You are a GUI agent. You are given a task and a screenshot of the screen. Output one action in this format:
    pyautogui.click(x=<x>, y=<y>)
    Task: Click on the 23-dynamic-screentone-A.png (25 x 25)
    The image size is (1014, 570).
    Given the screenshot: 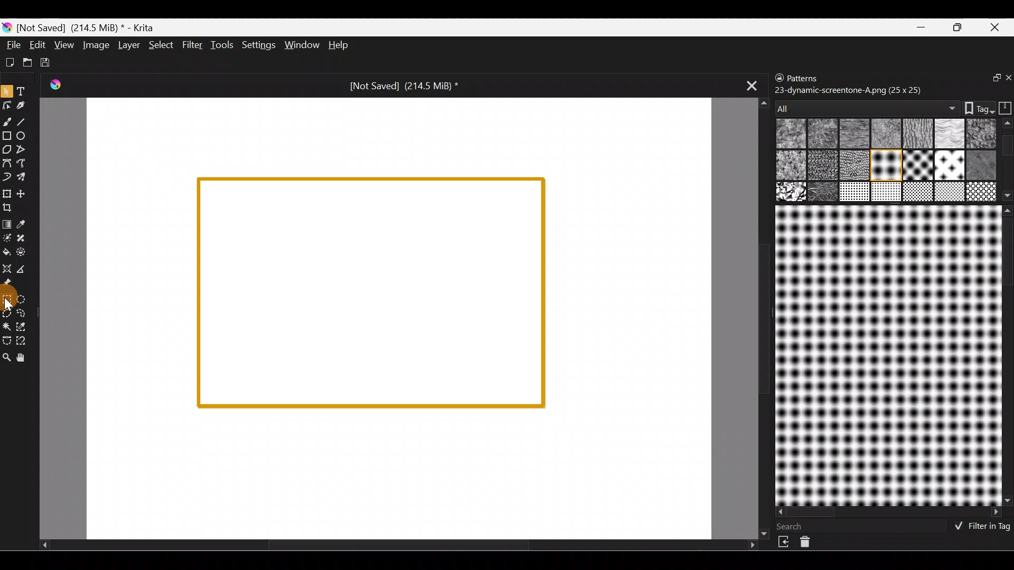 What is the action you would take?
    pyautogui.click(x=849, y=89)
    